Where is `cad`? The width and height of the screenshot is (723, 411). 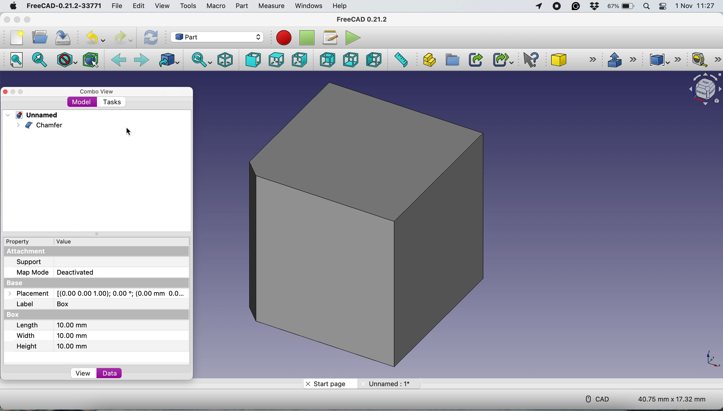
cad is located at coordinates (594, 398).